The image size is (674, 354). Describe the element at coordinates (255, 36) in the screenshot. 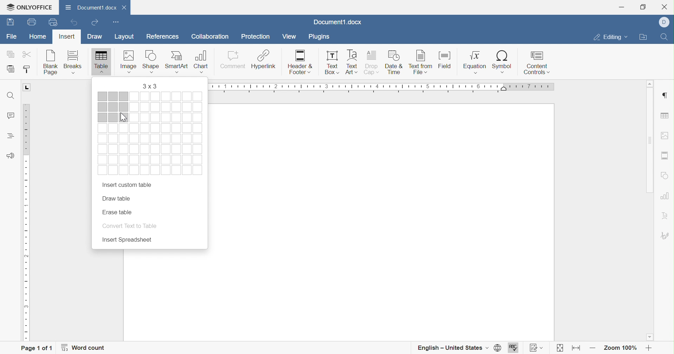

I see `Protection` at that location.